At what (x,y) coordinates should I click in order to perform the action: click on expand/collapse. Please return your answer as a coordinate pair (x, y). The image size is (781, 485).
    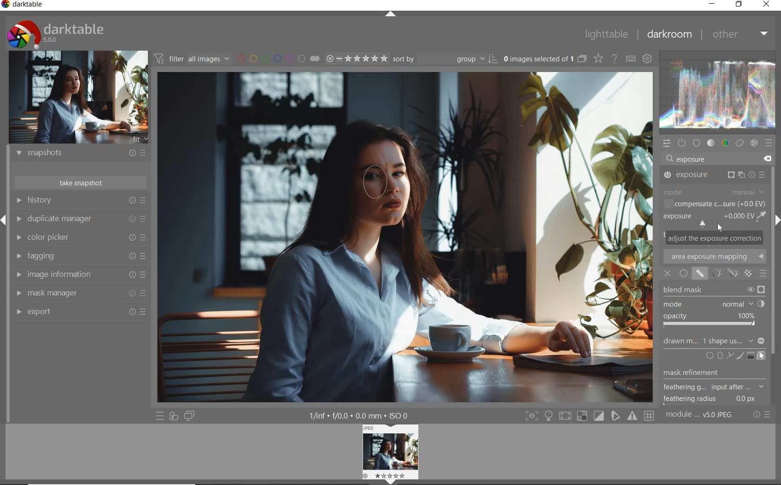
    Looking at the image, I should click on (390, 13).